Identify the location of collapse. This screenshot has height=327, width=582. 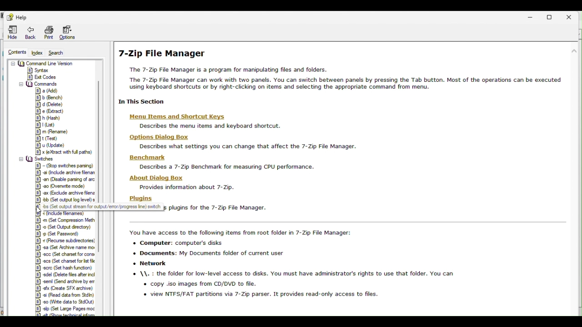
(12, 64).